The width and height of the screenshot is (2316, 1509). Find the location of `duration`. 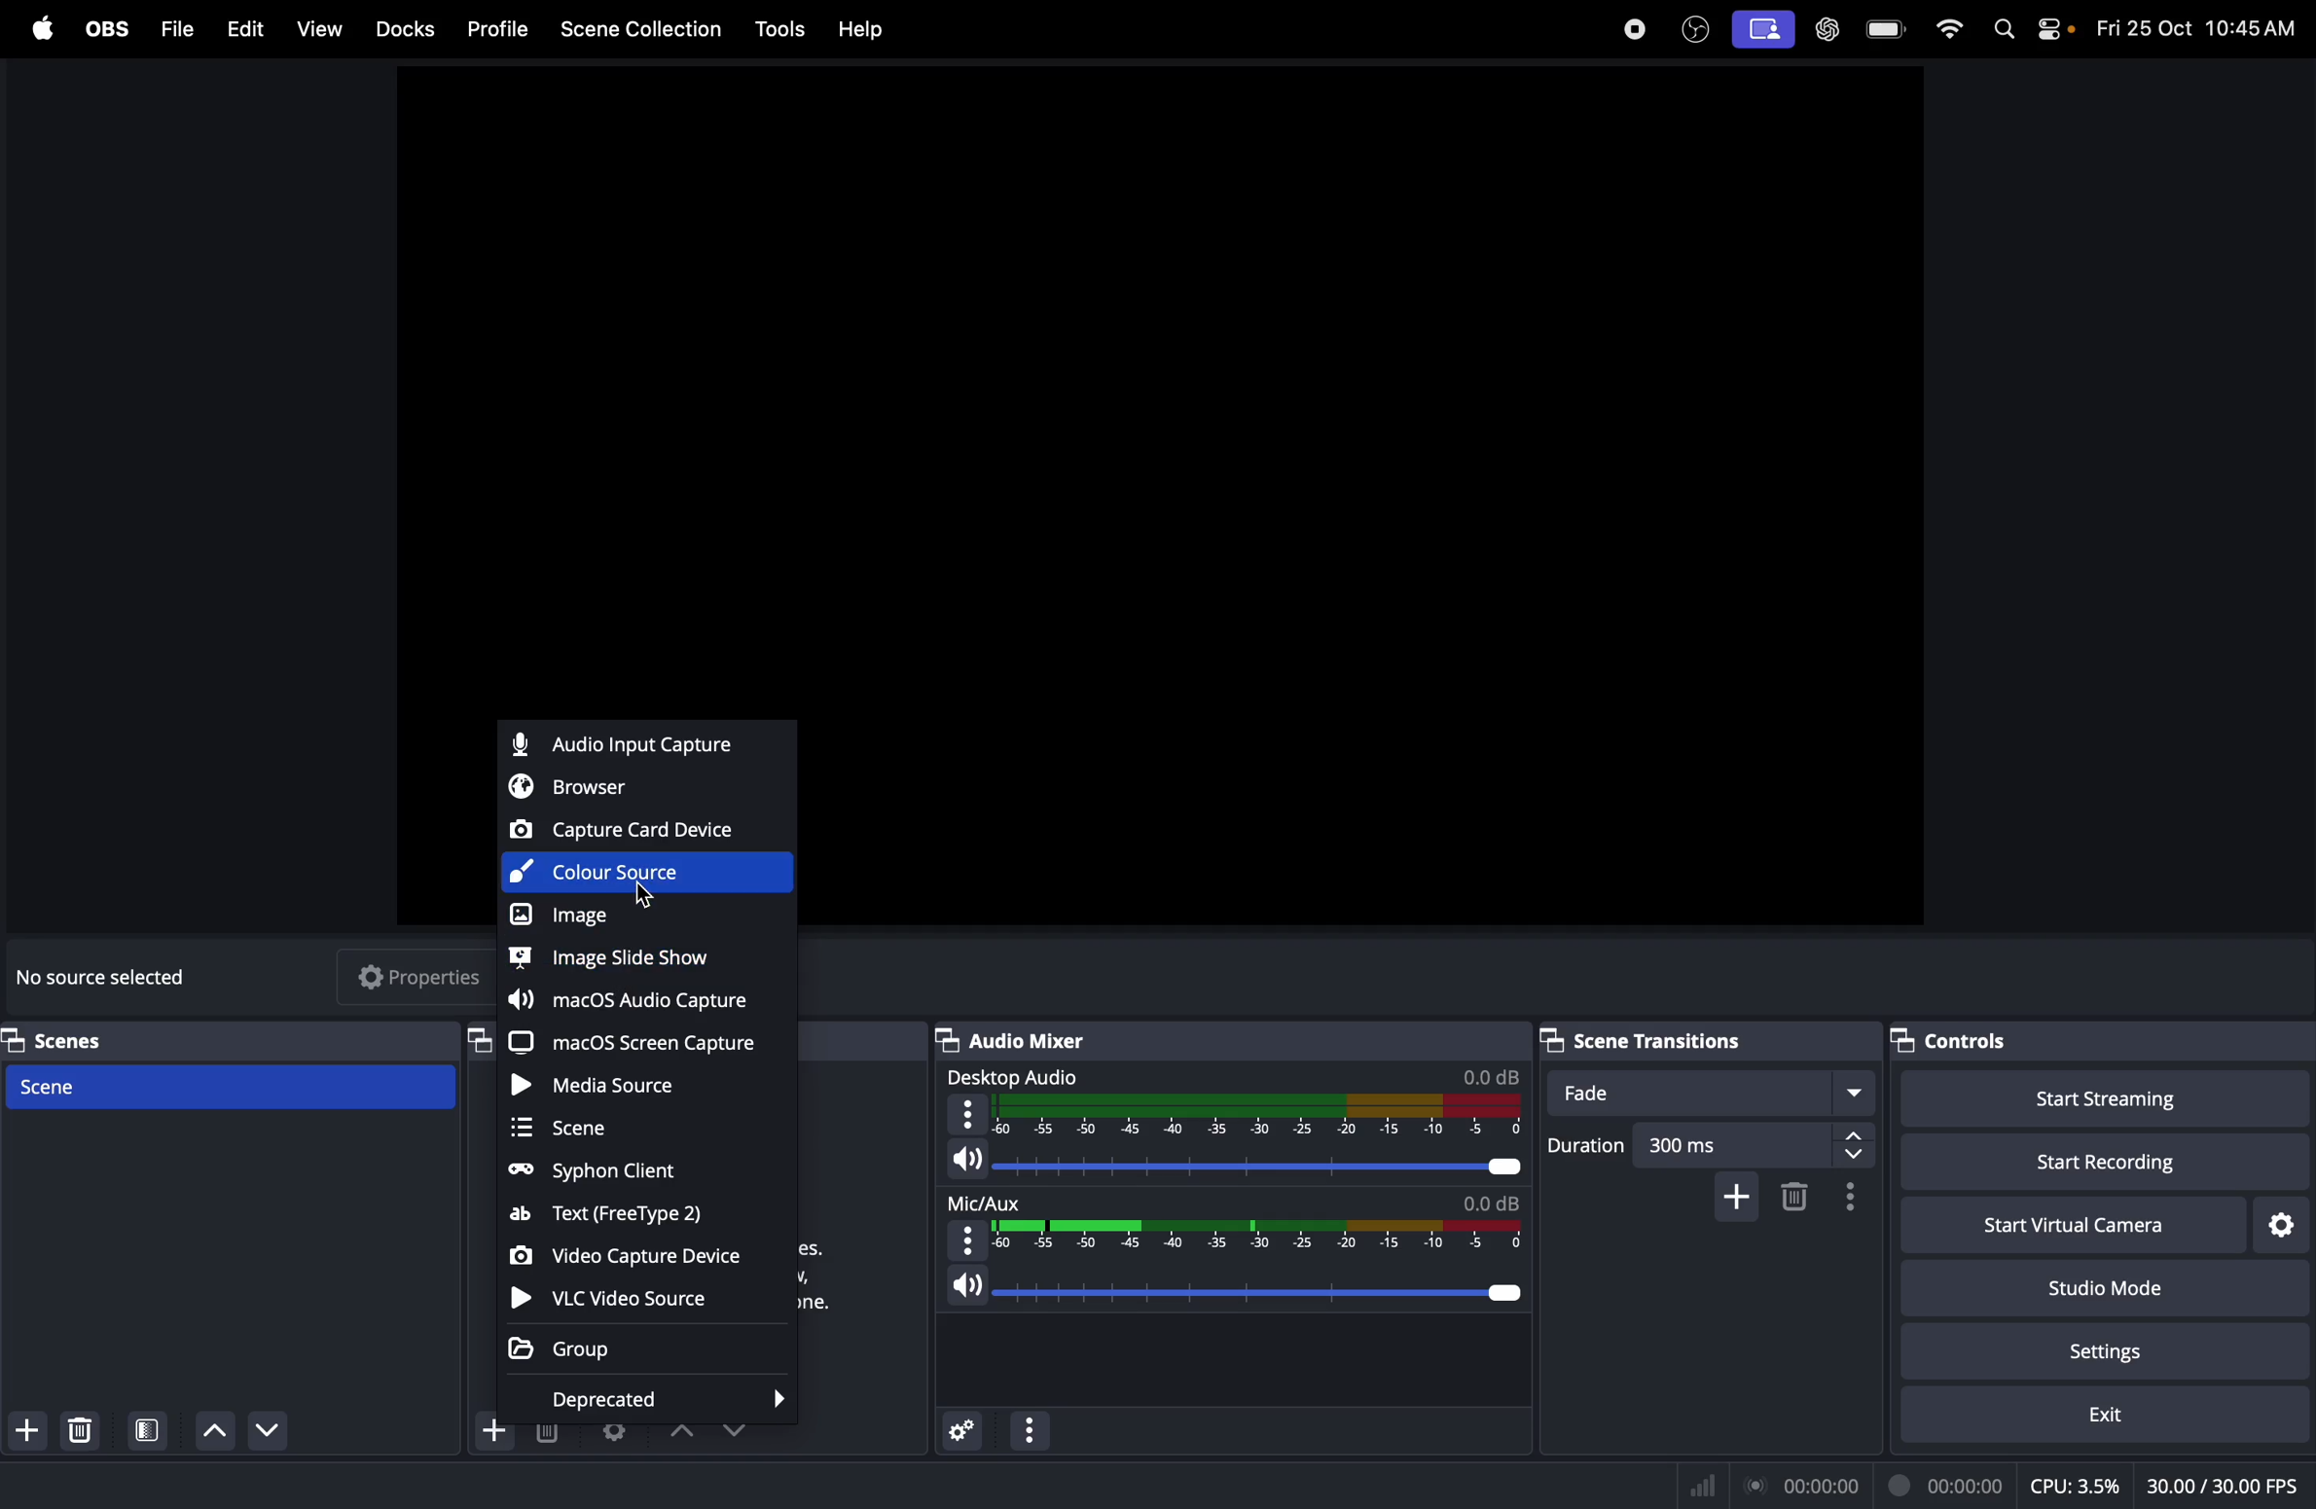

duration is located at coordinates (1587, 1150).